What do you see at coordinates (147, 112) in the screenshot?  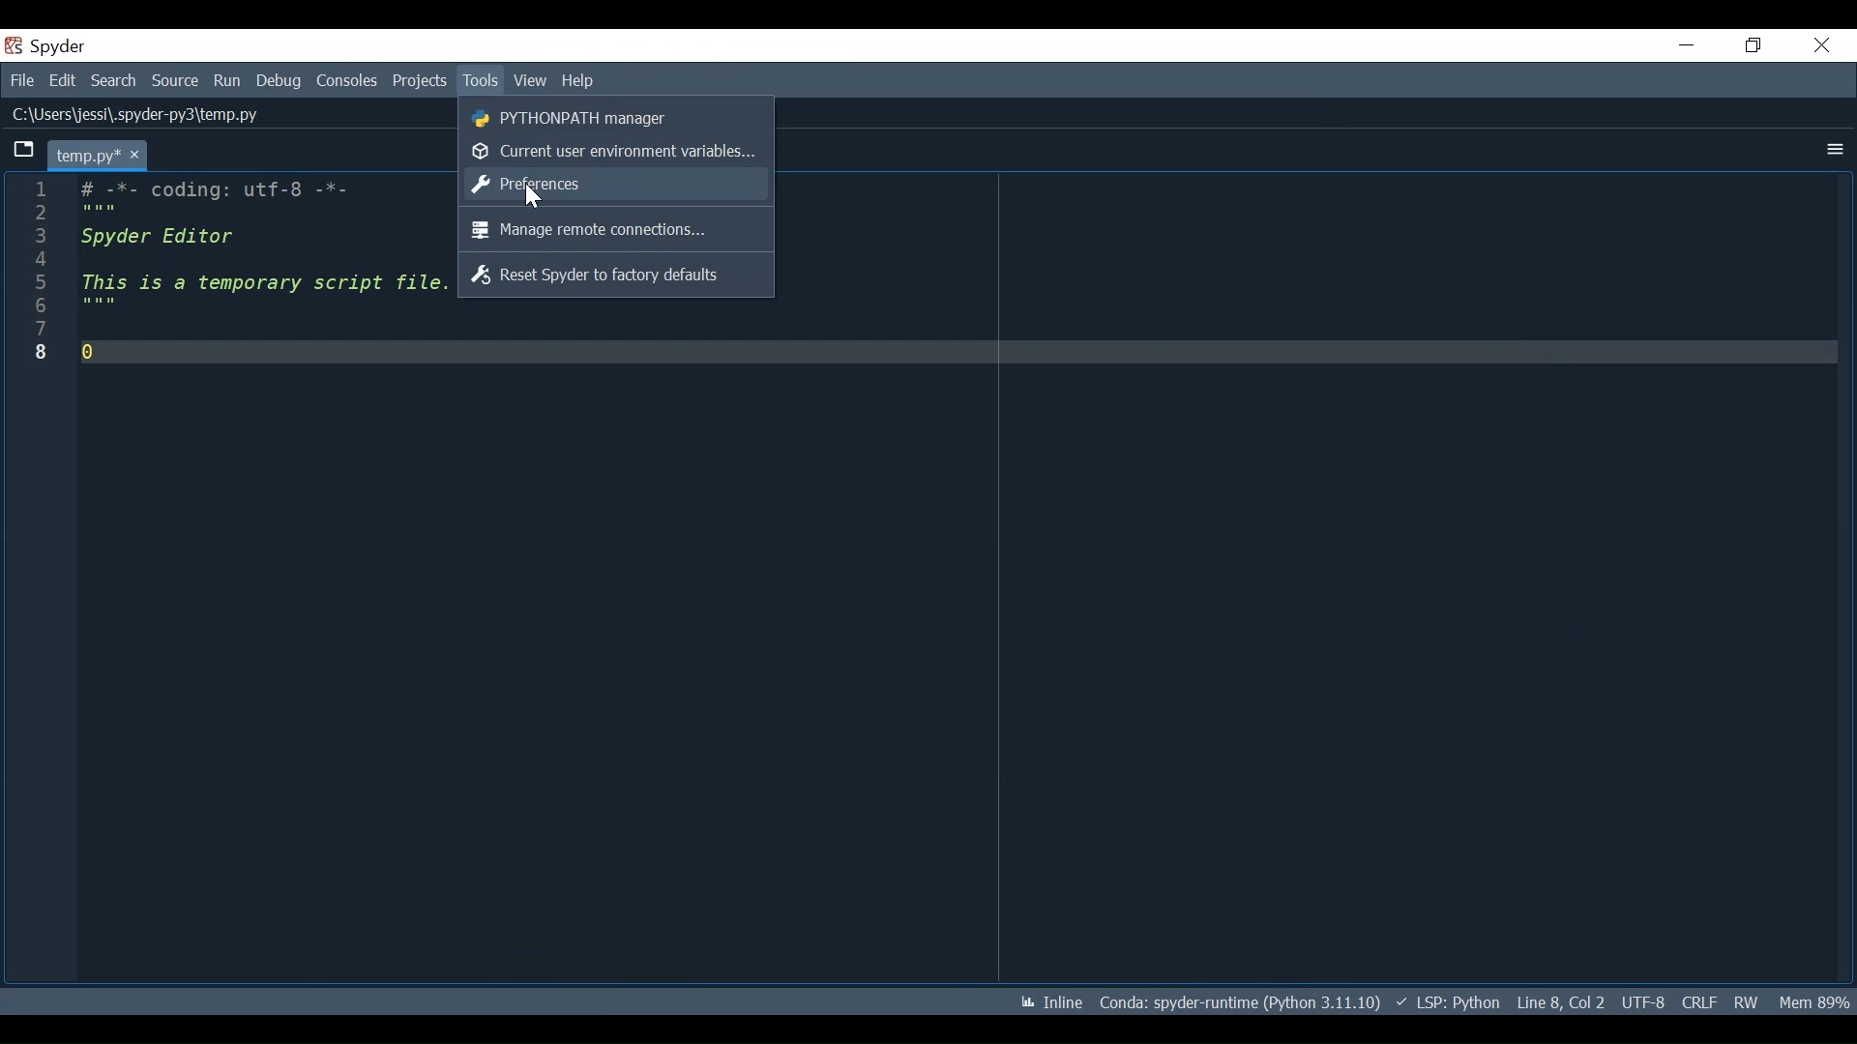 I see `File Path` at bounding box center [147, 112].